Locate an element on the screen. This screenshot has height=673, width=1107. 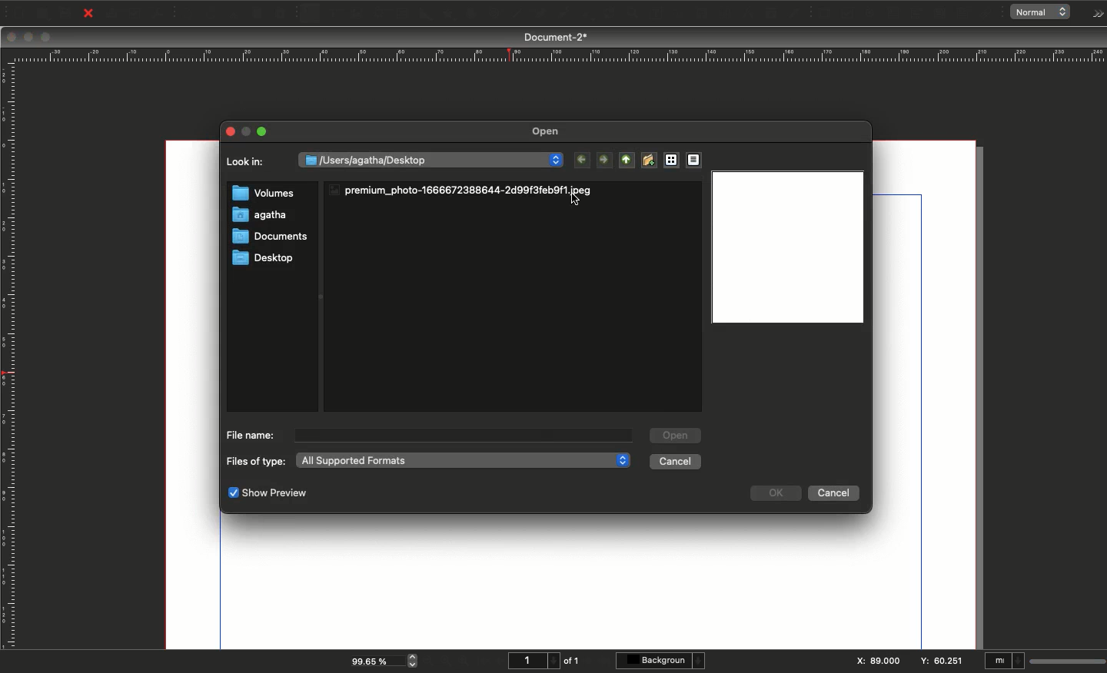
Grid is located at coordinates (670, 161).